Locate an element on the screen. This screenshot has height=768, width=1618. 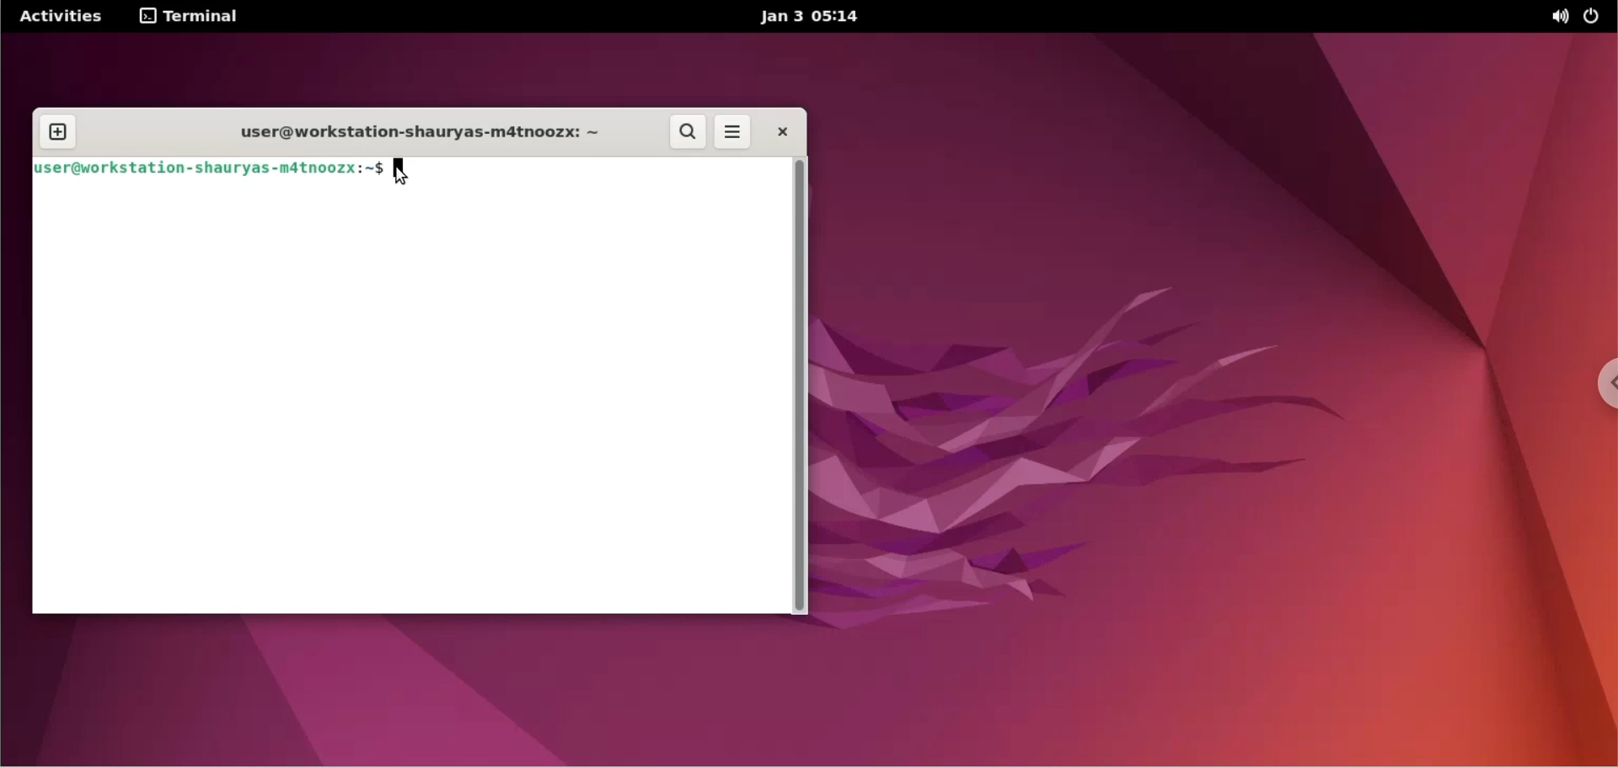
power options is located at coordinates (1595, 17).